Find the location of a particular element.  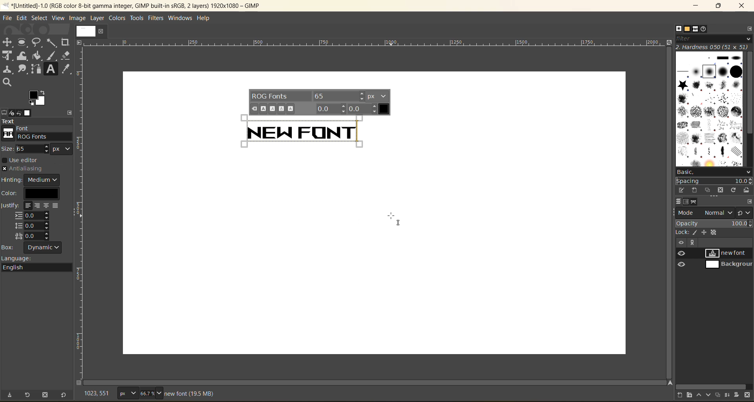

restore tool preset is located at coordinates (28, 395).